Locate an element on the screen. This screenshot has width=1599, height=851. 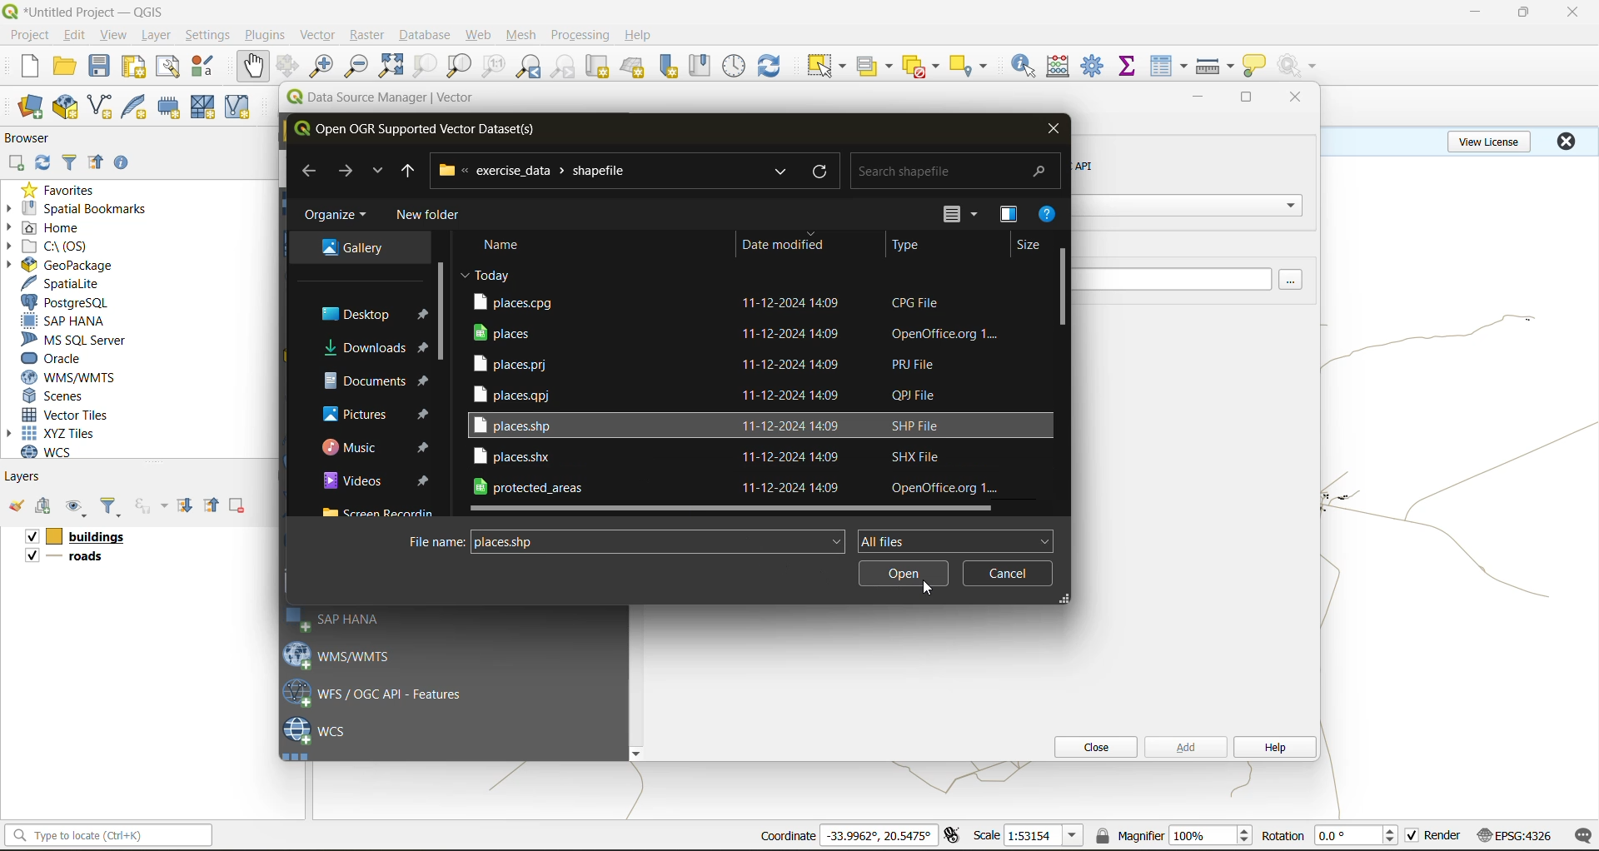
identify features is located at coordinates (1029, 66).